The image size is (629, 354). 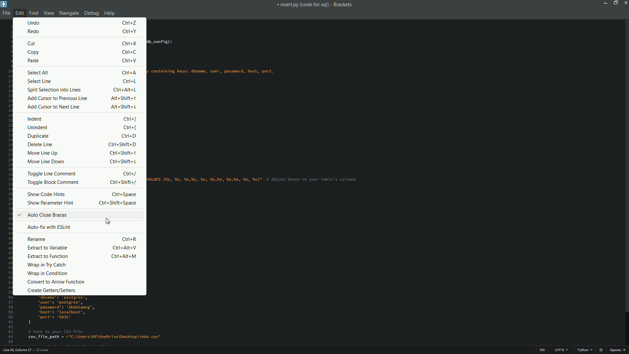 What do you see at coordinates (117, 203) in the screenshot?
I see `keyboard shortcut` at bounding box center [117, 203].